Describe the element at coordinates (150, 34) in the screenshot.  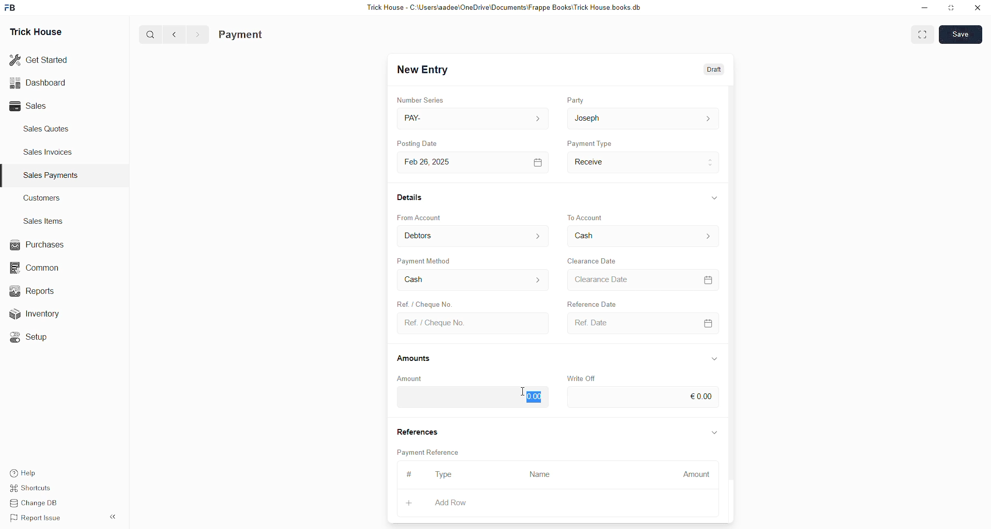
I see `Search` at that location.